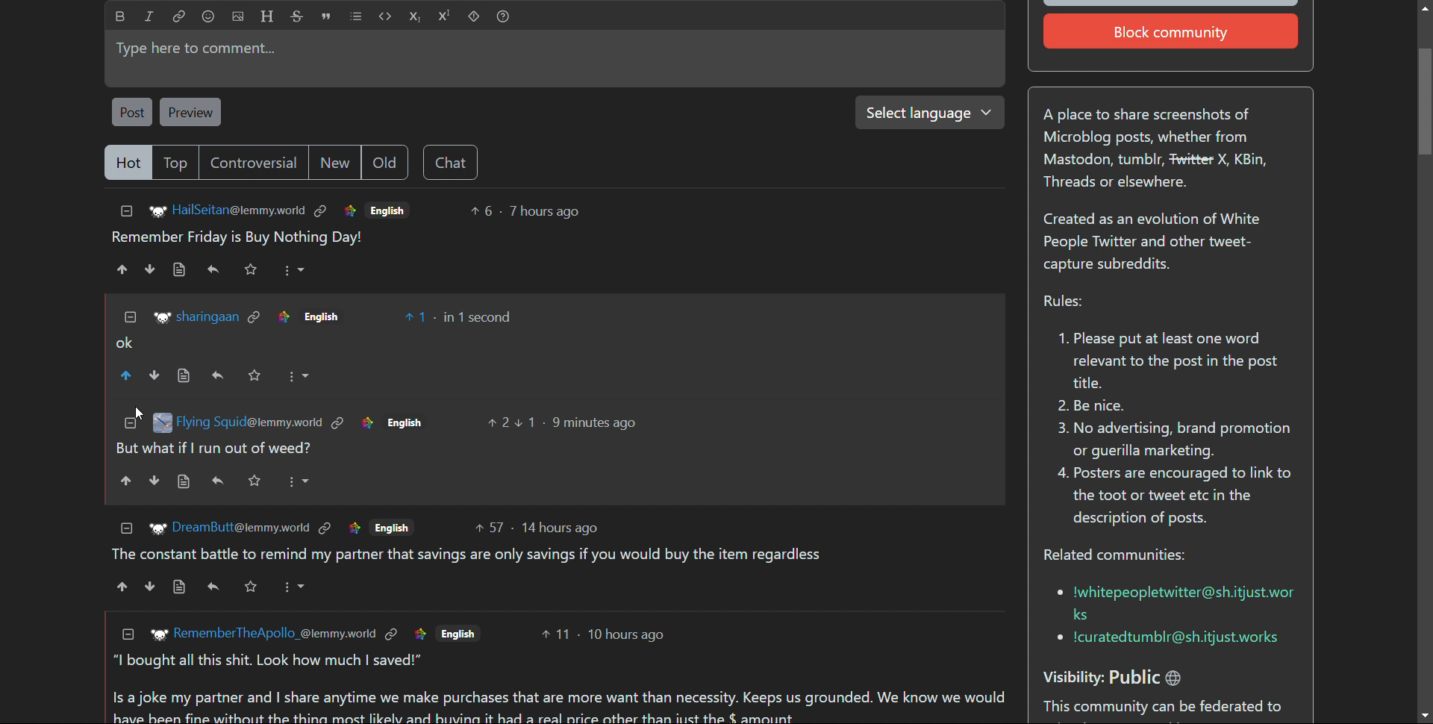 The width and height of the screenshot is (1433, 724). What do you see at coordinates (1160, 243) in the screenshot?
I see `Created as an evolution of White
People Twitter and other tweet-
capture subreddits.` at bounding box center [1160, 243].